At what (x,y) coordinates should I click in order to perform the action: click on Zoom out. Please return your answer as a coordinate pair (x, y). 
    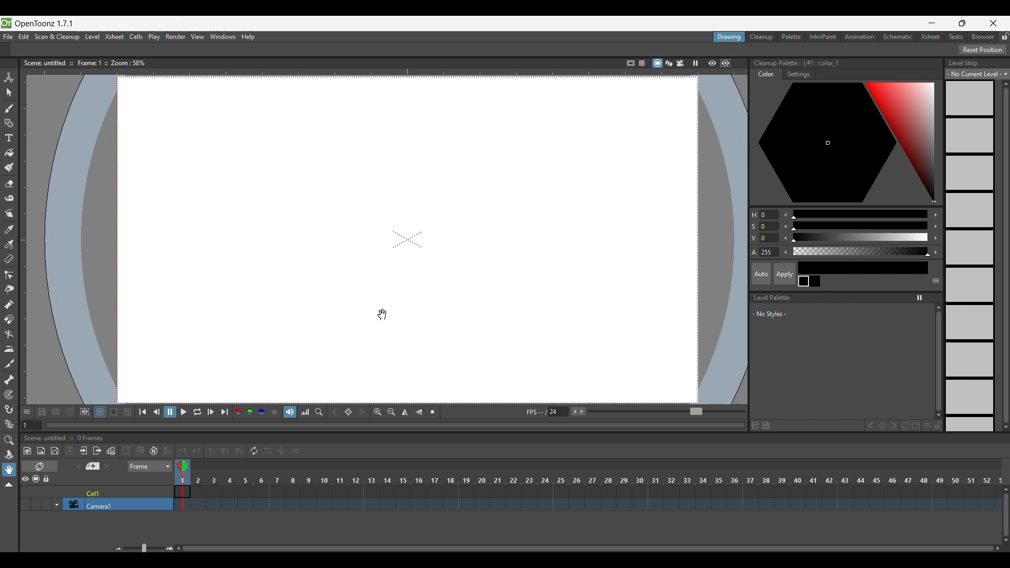
    Looking at the image, I should click on (117, 547).